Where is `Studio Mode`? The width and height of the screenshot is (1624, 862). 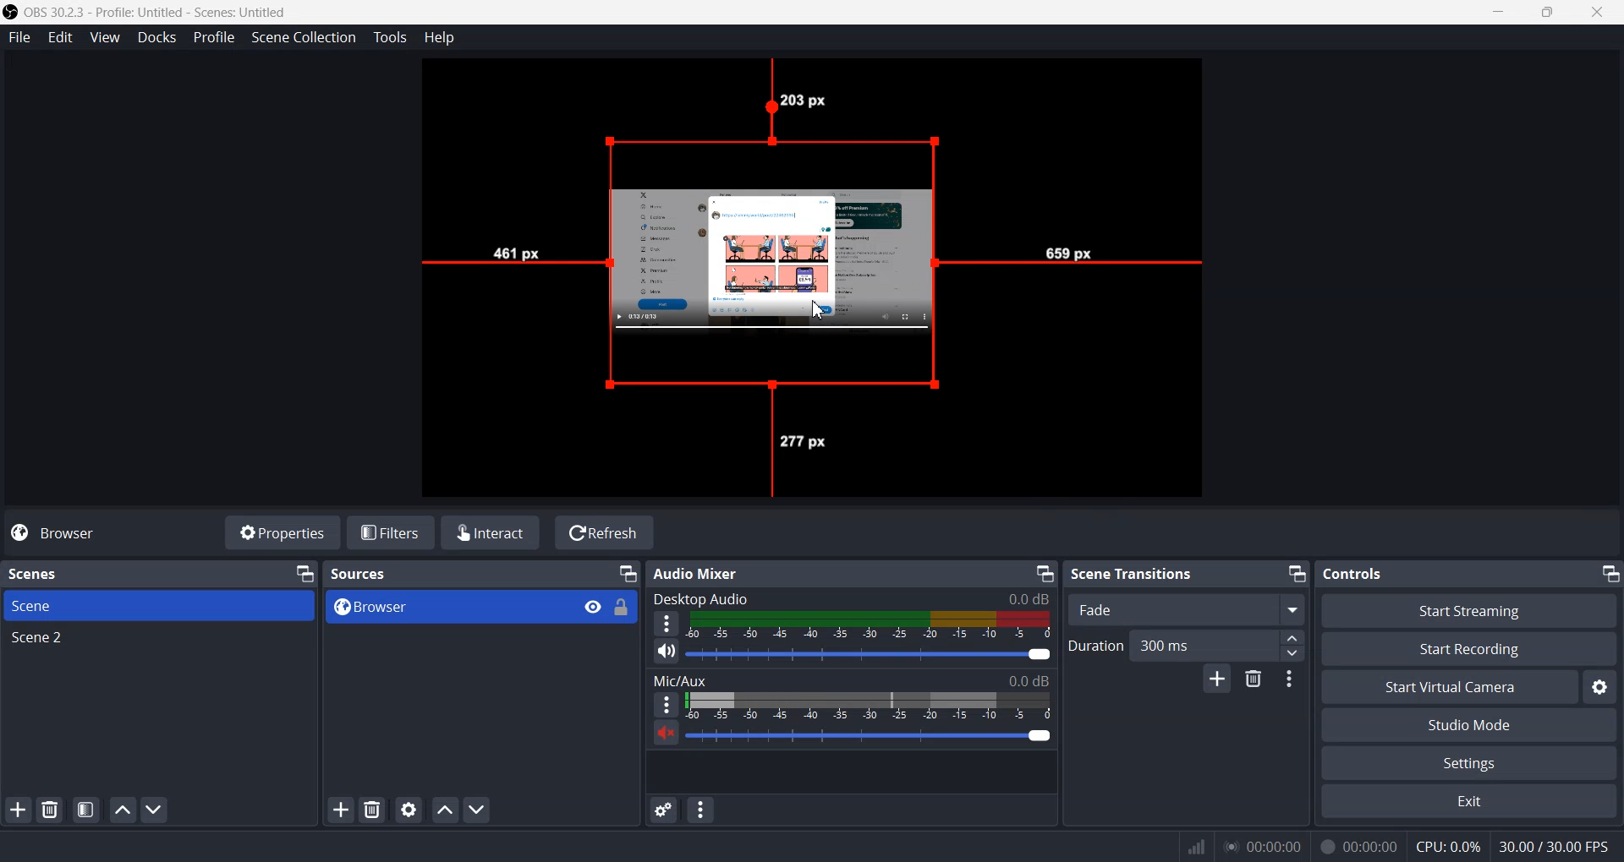 Studio Mode is located at coordinates (1472, 725).